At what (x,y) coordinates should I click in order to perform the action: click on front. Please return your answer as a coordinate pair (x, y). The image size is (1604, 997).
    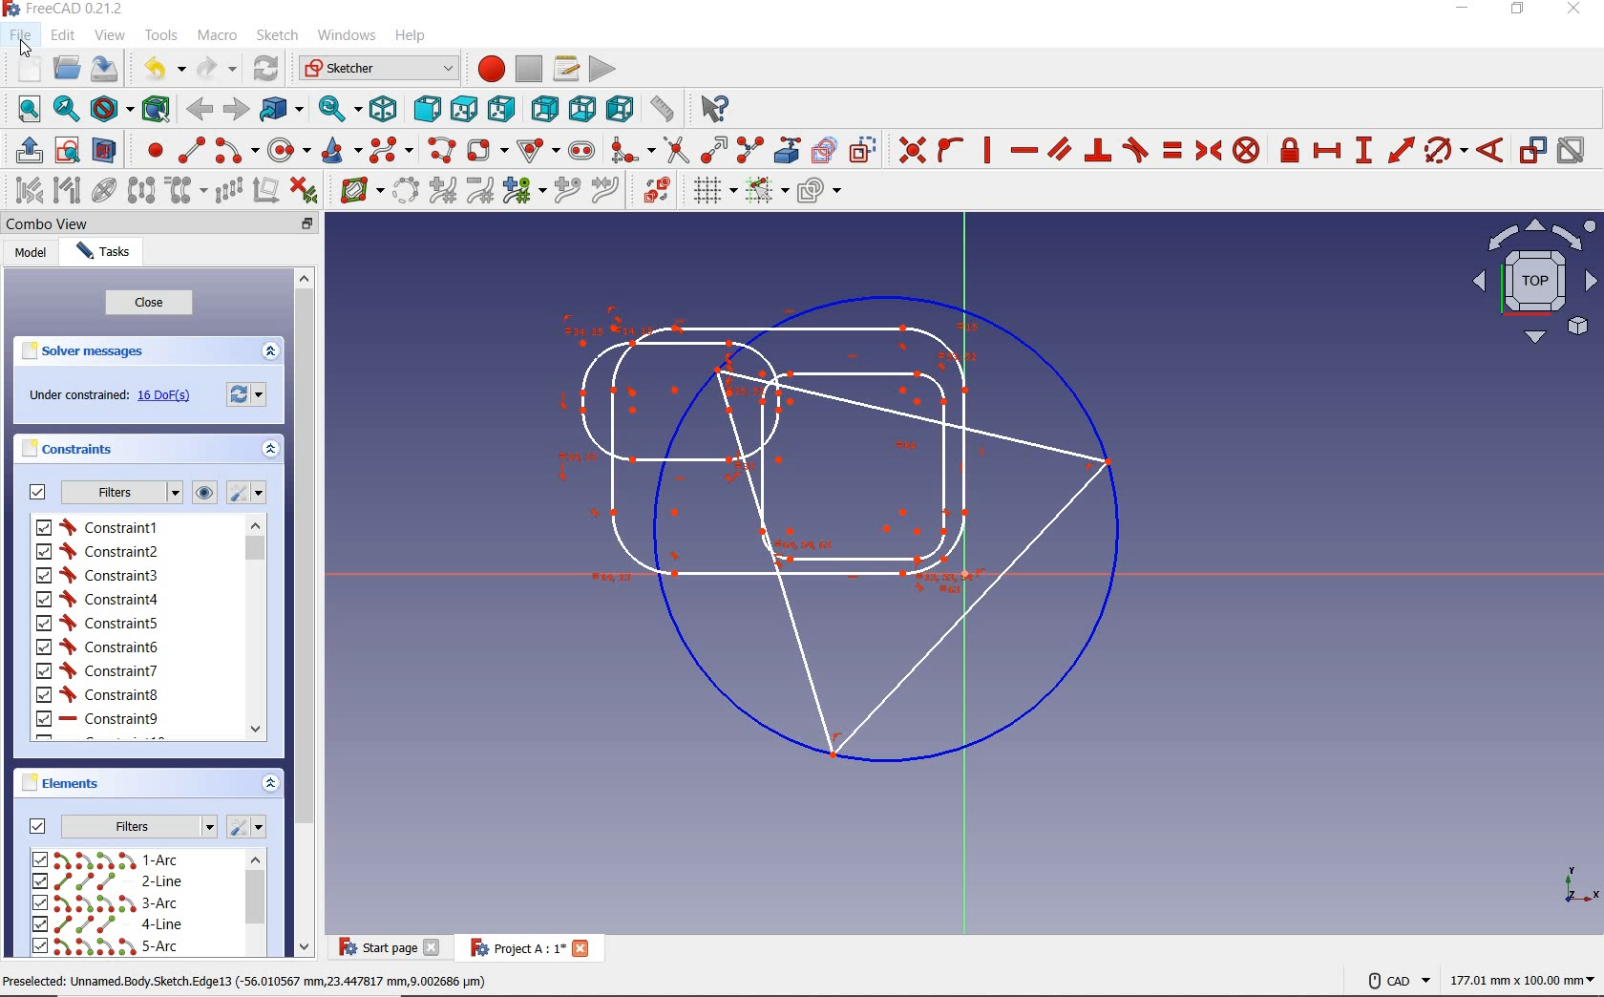
    Looking at the image, I should click on (424, 107).